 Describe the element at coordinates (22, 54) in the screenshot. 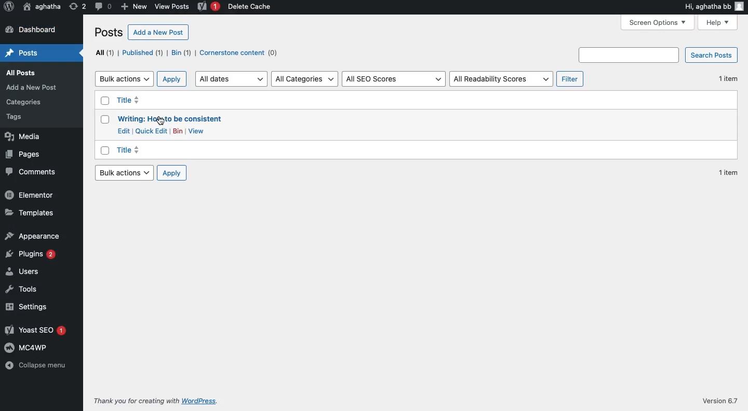

I see `Posts` at that location.